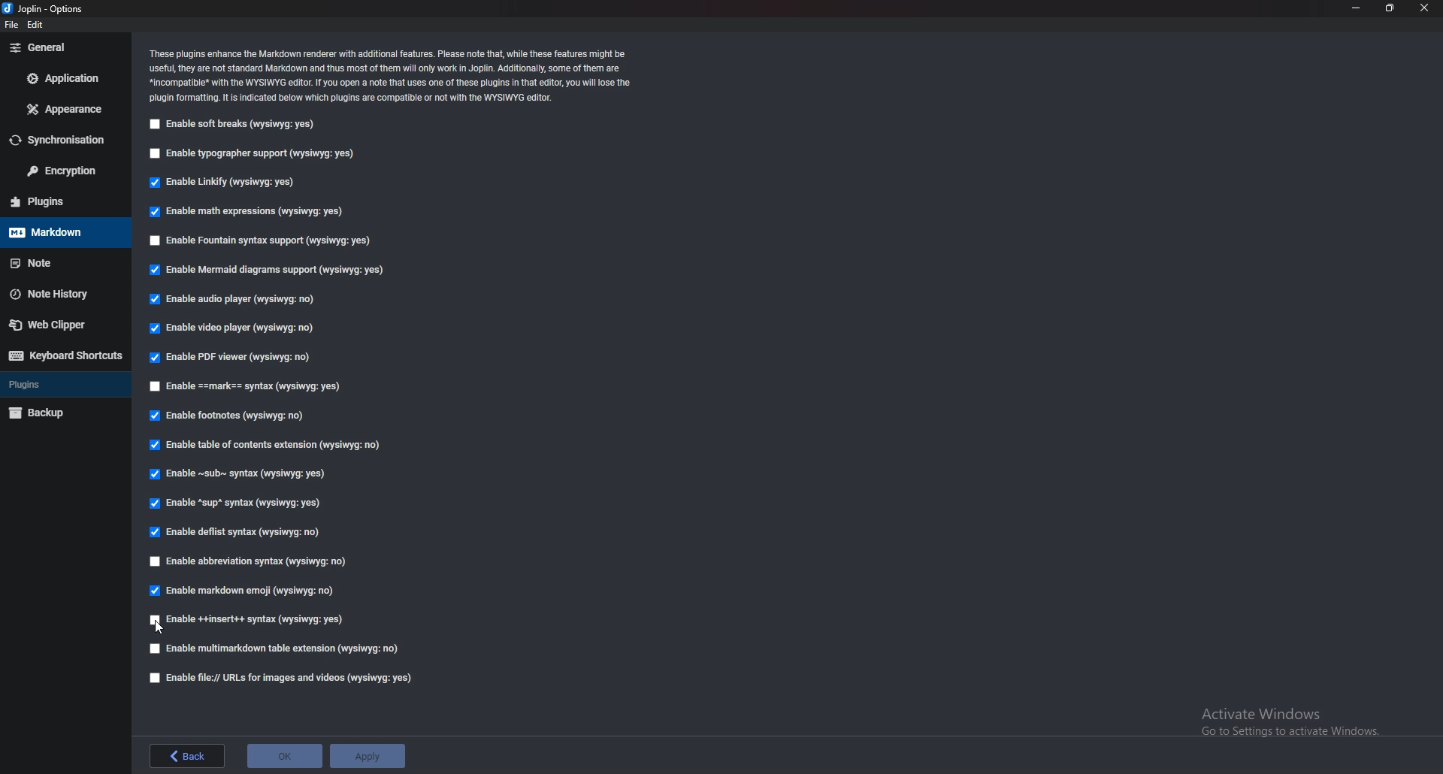 The width and height of the screenshot is (1443, 774). I want to click on options, so click(50, 10).